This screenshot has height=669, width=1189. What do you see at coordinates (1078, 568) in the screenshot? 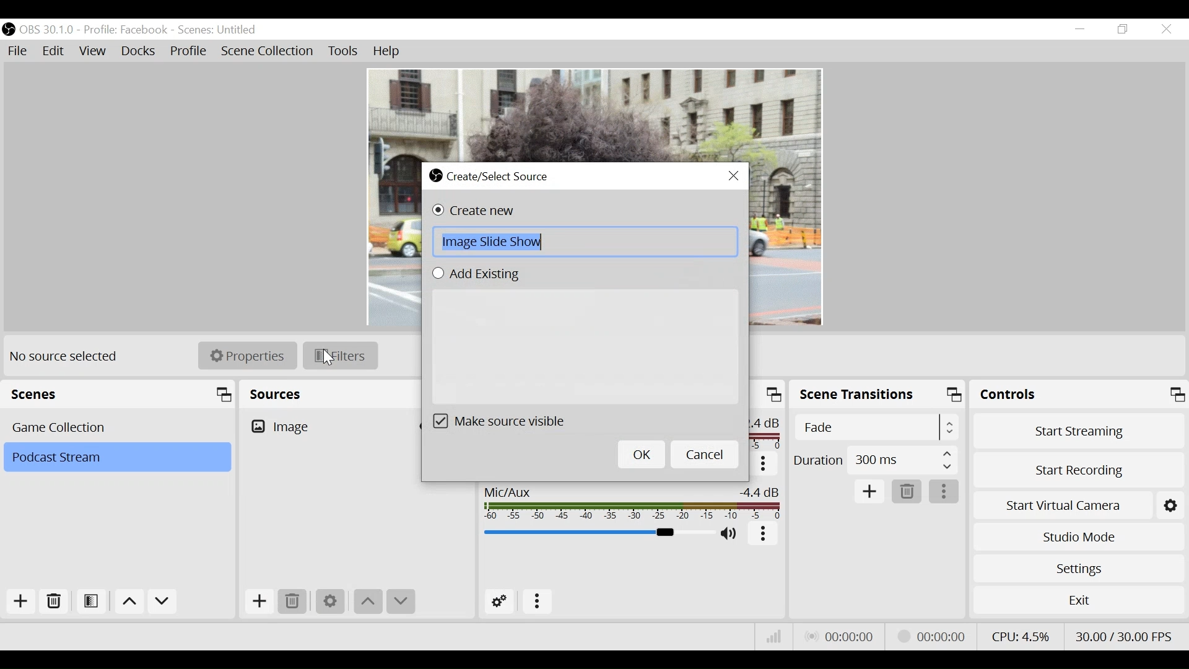
I see `Settings` at bounding box center [1078, 568].